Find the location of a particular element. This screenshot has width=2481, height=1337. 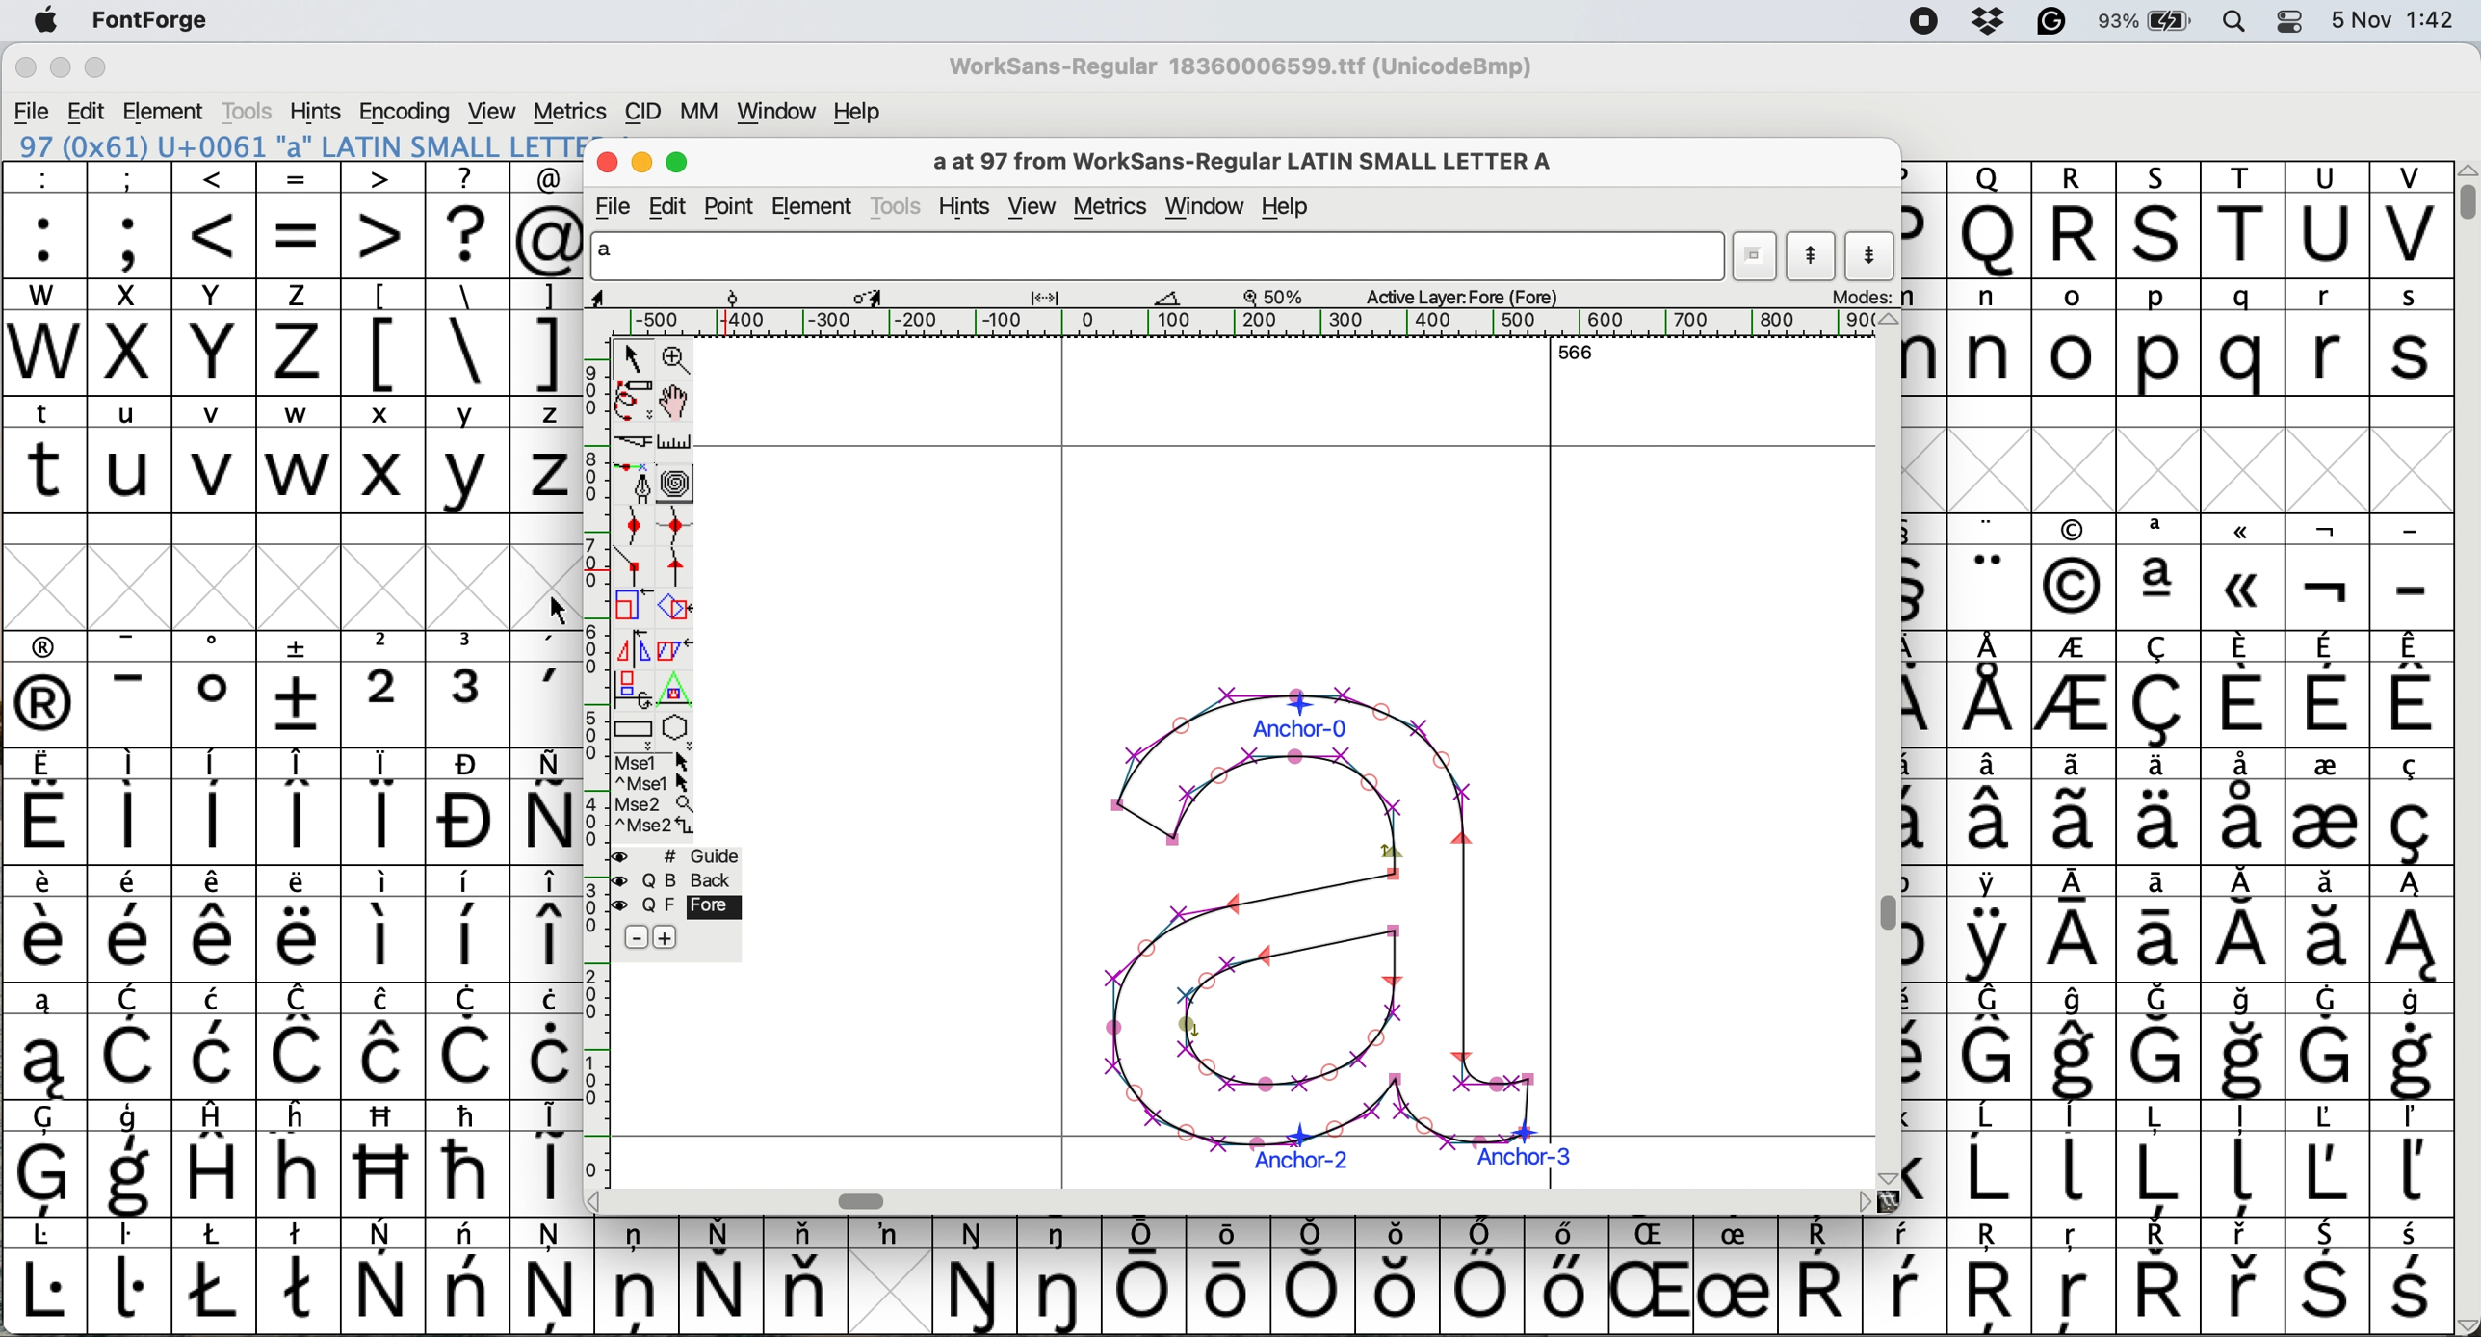

glyph name is located at coordinates (1159, 255).